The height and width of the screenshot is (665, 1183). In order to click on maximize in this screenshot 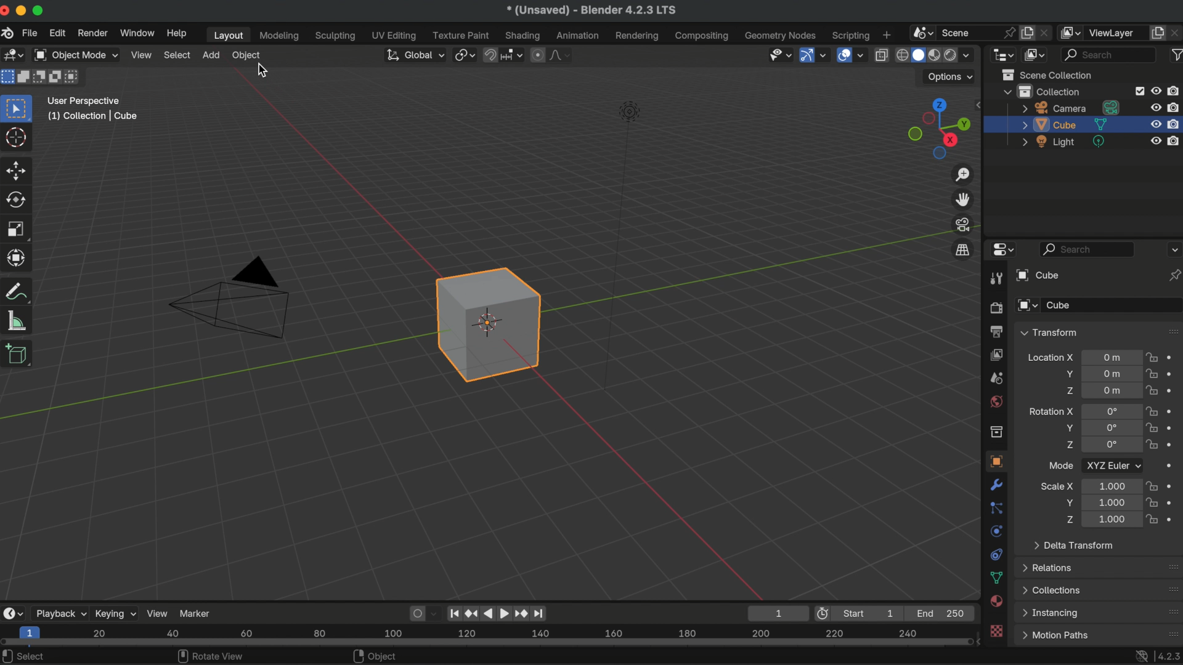, I will do `click(40, 10)`.